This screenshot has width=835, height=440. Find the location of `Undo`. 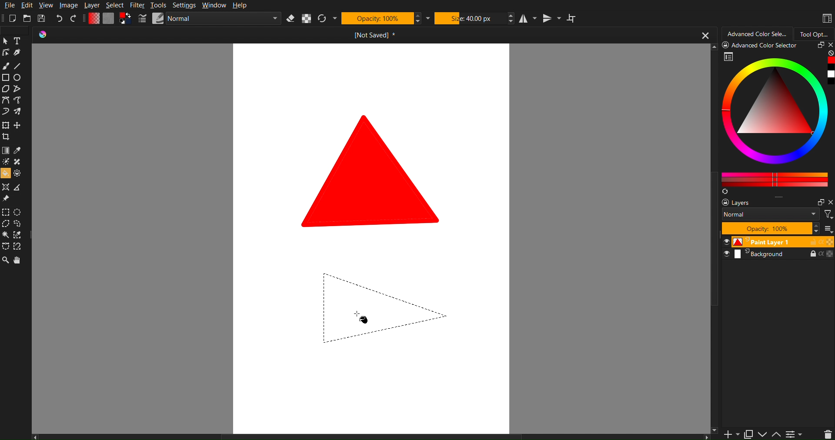

Undo is located at coordinates (59, 18).